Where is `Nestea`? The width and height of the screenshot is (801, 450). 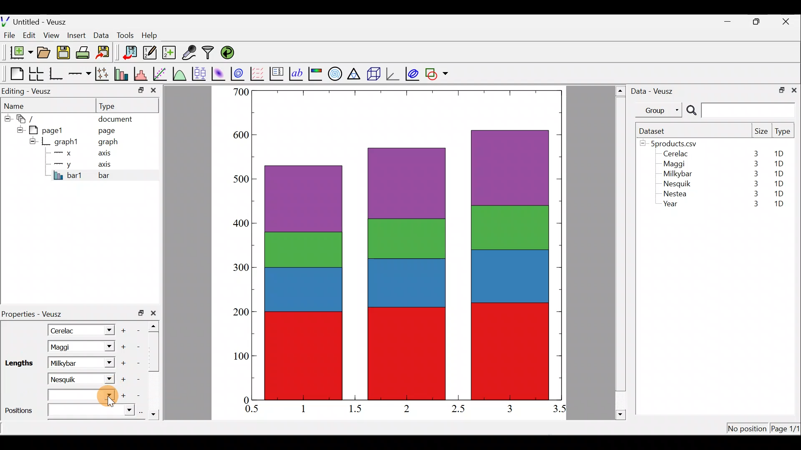
Nestea is located at coordinates (675, 194).